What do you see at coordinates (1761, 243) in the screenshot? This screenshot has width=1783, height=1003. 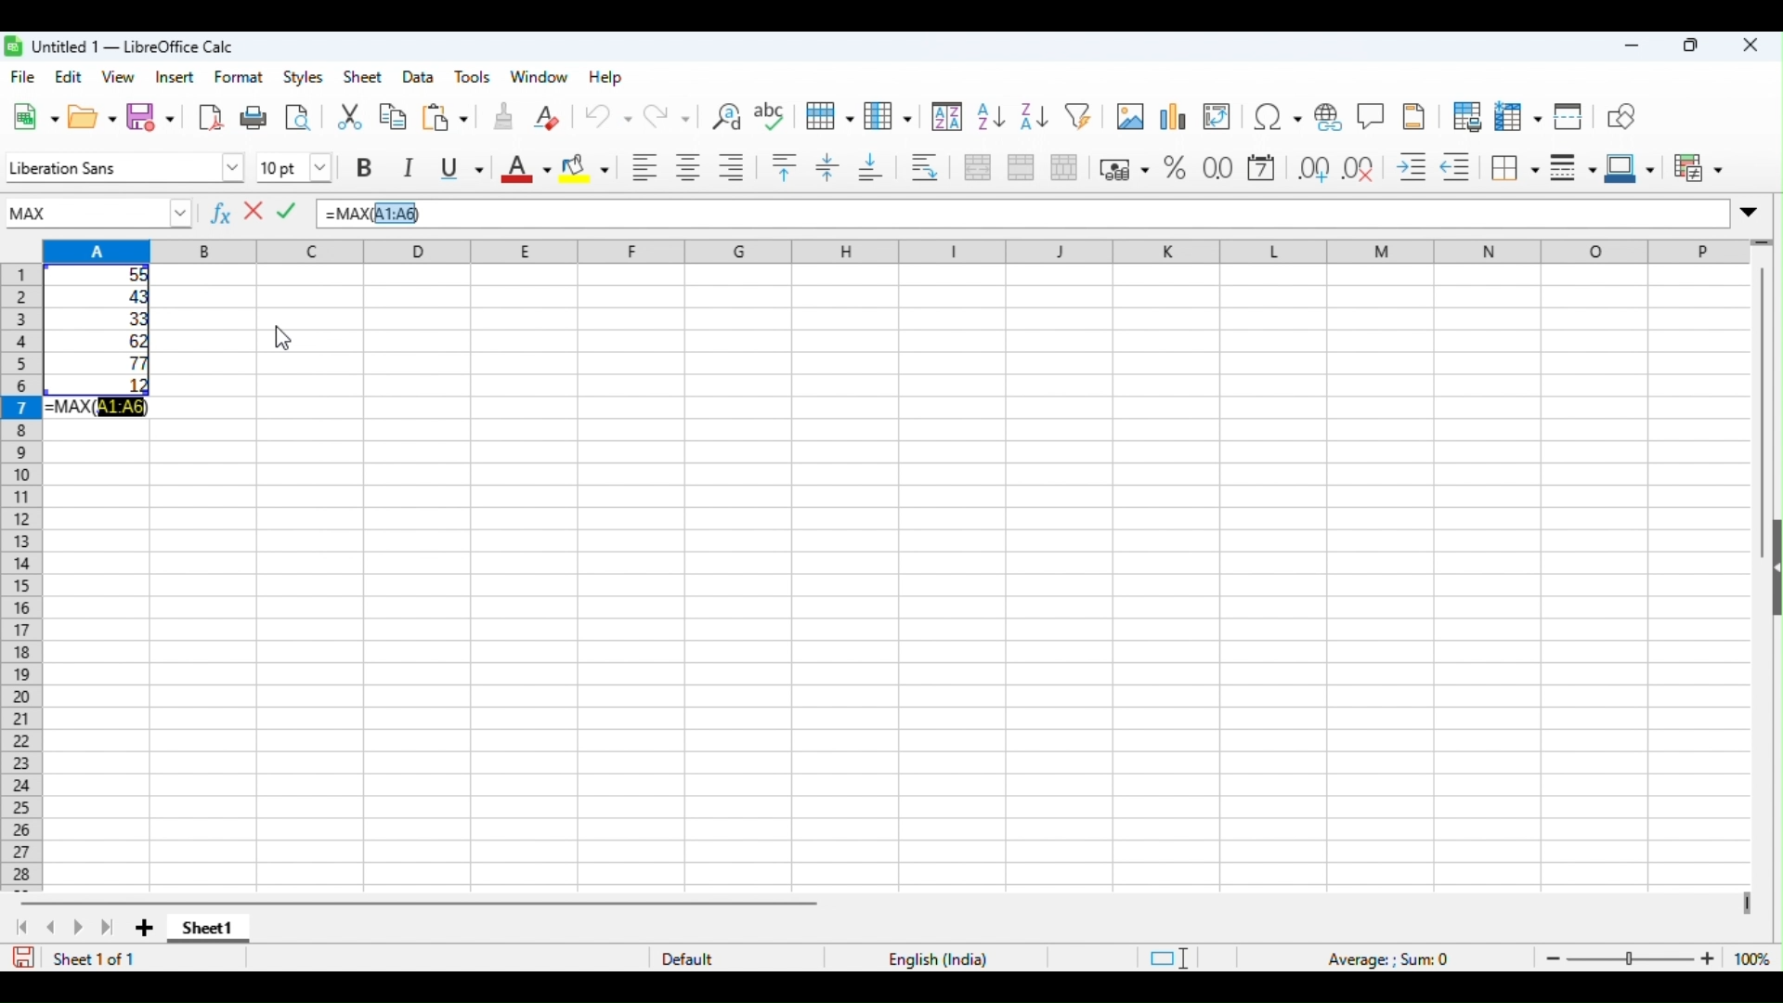 I see `drag to view more rows` at bounding box center [1761, 243].